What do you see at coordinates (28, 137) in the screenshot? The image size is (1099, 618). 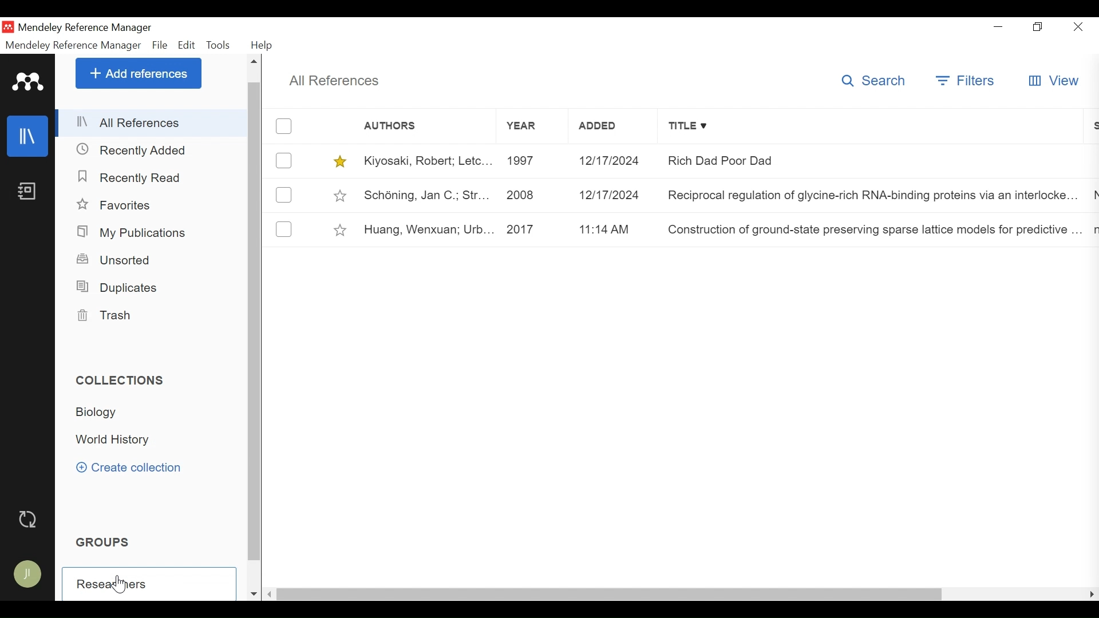 I see `Library` at bounding box center [28, 137].